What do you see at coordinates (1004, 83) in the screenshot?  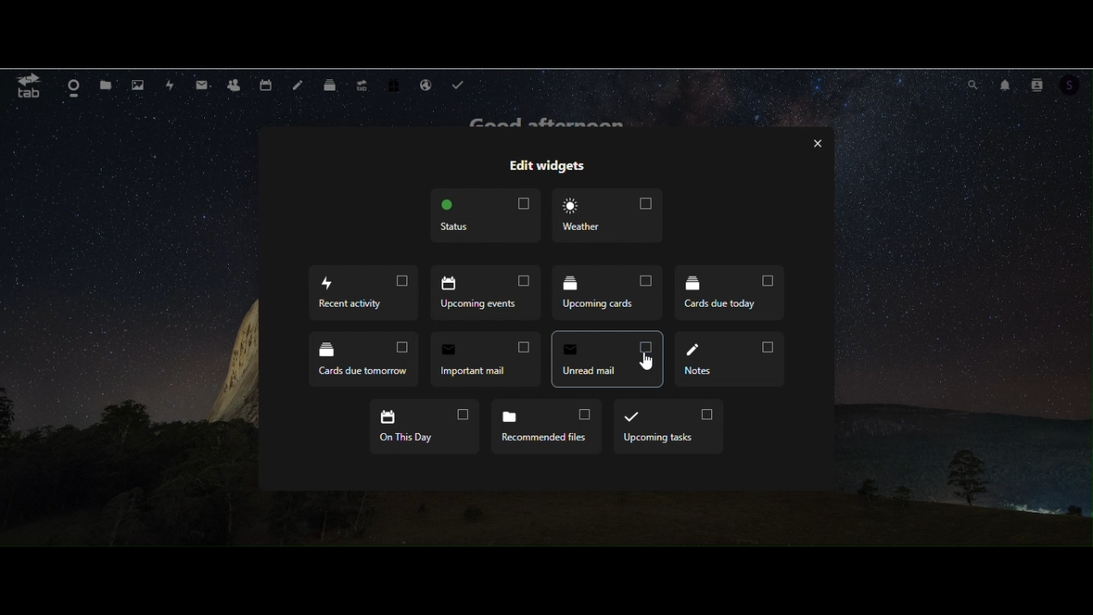 I see `notifications` at bounding box center [1004, 83].